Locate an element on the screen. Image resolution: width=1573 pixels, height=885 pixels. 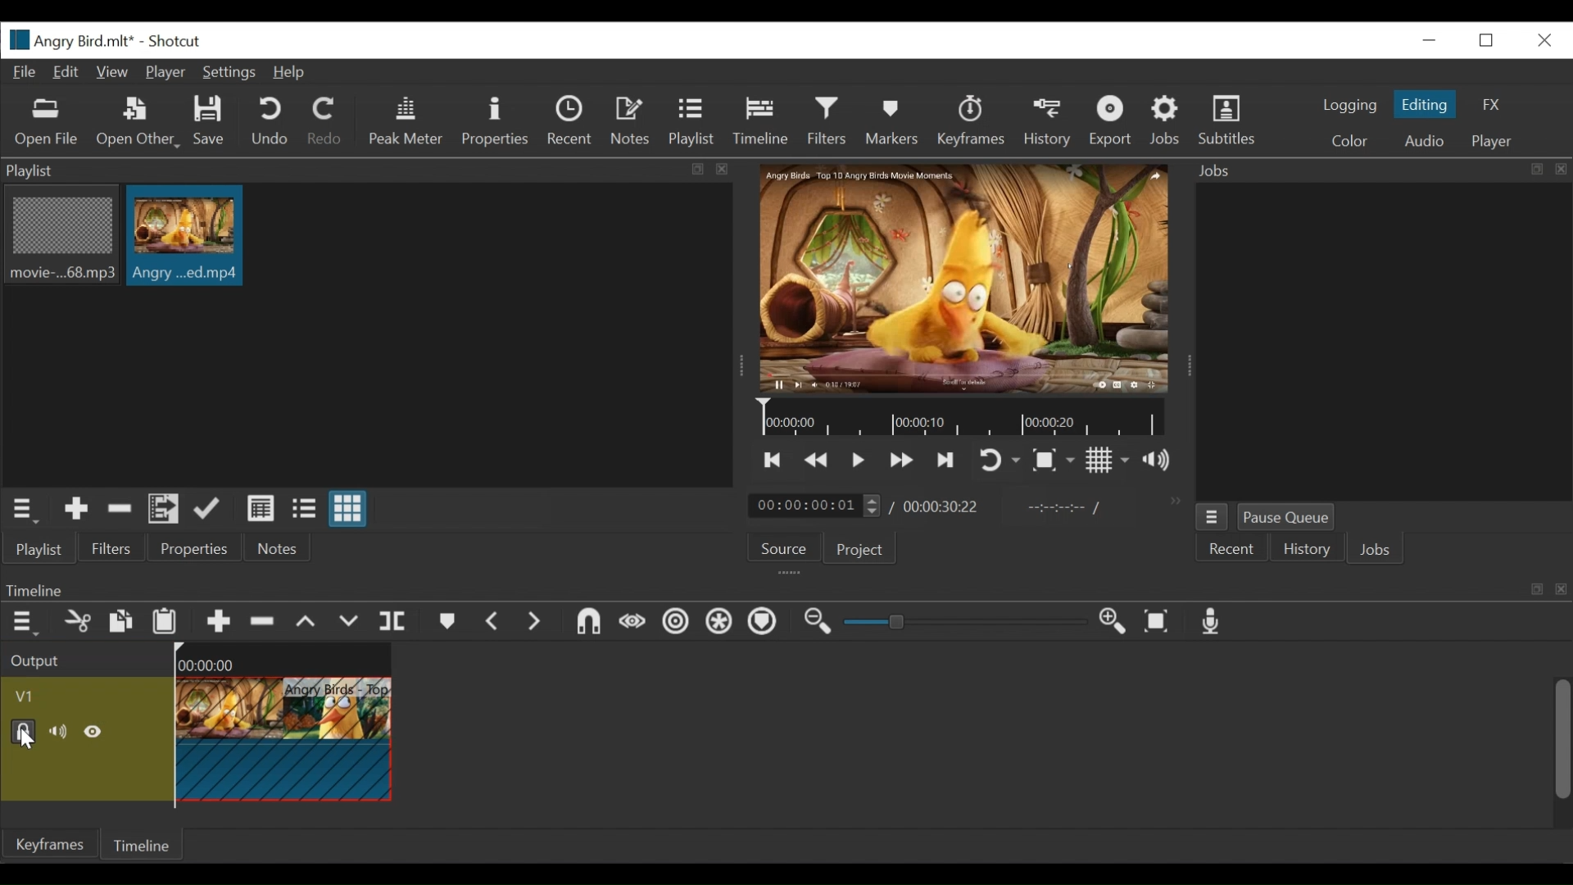
Jobs is located at coordinates (1167, 121).